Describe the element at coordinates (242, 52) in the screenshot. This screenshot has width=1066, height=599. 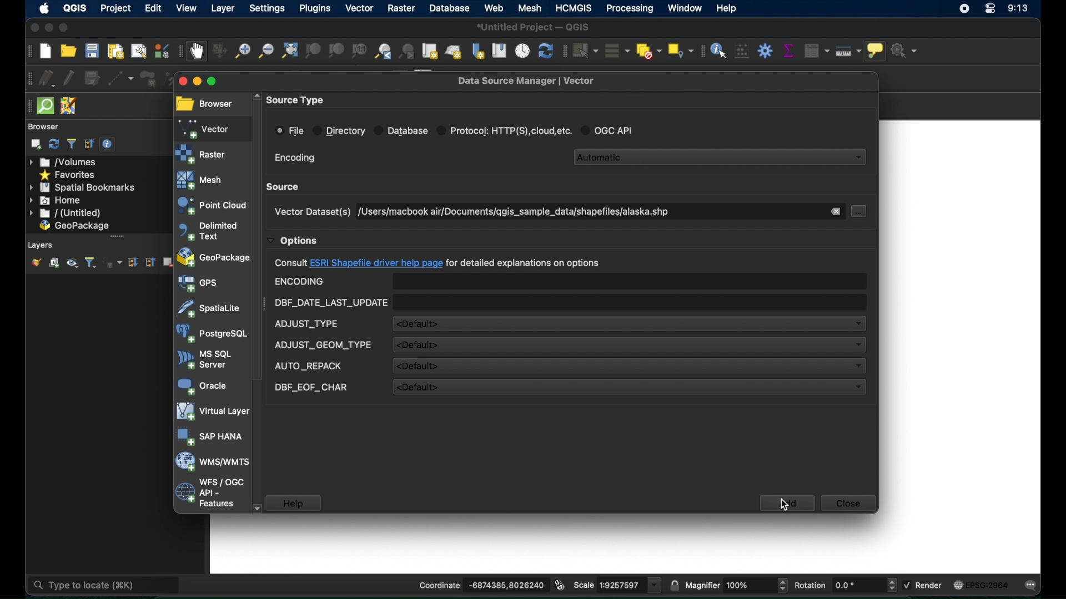
I see `zoom in` at that location.